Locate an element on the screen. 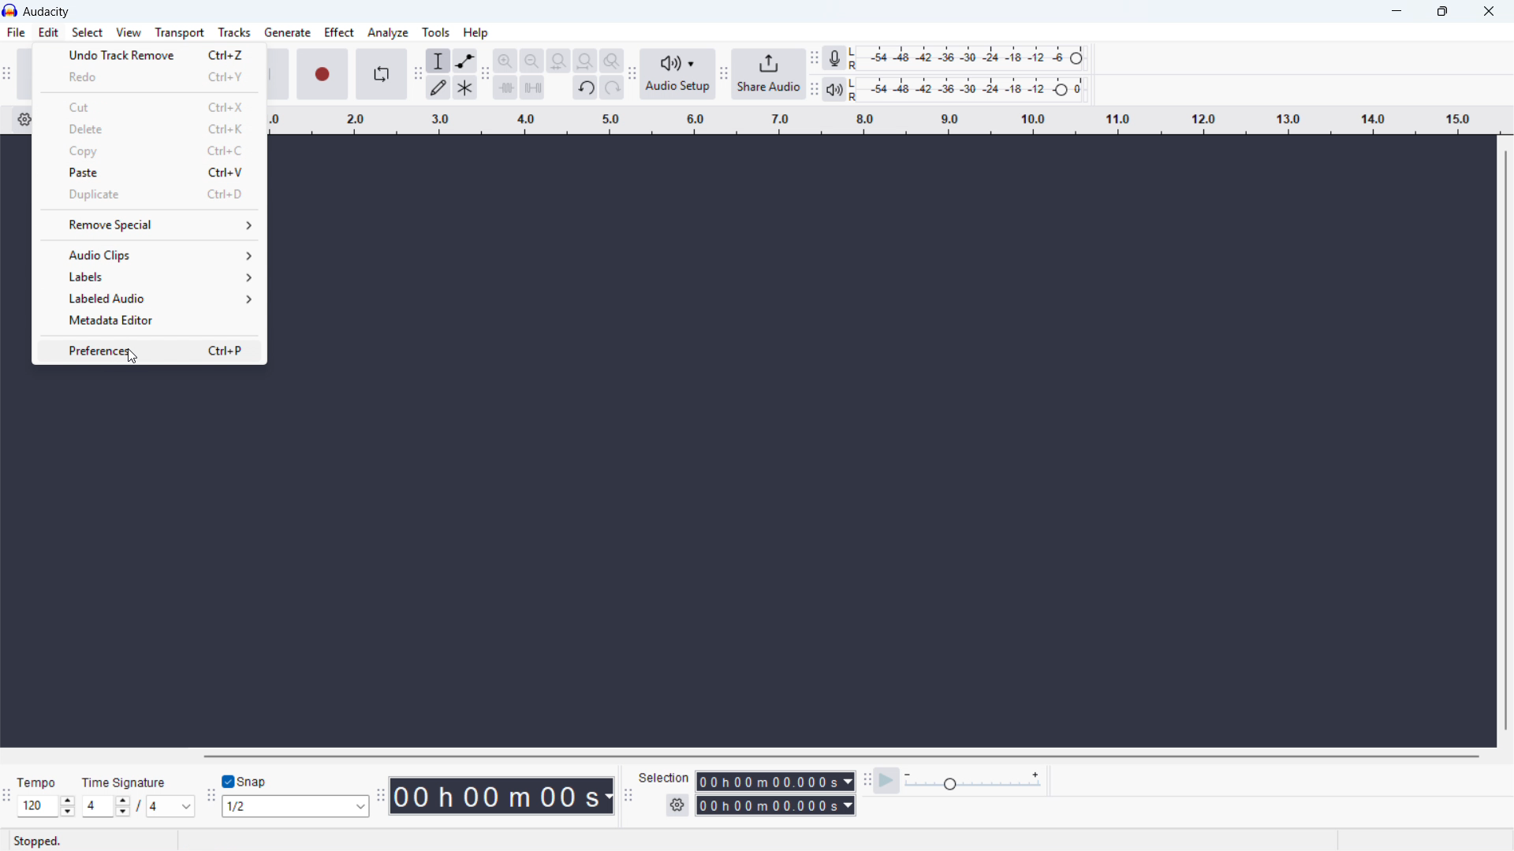  play at speed toolbar is located at coordinates (866, 781).